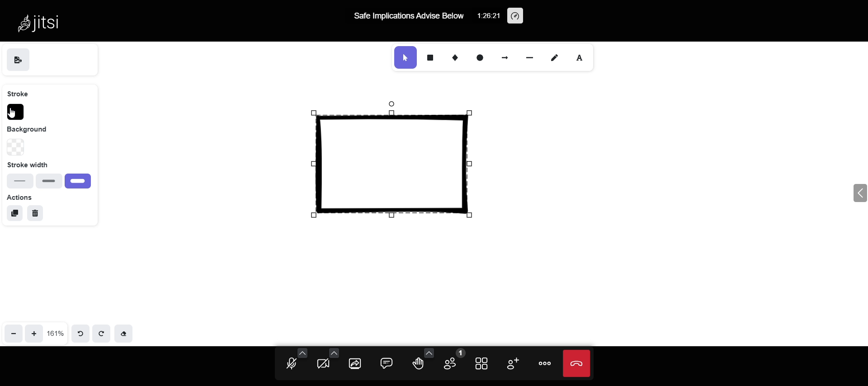 This screenshot has width=868, height=386. I want to click on start camera, so click(323, 364).